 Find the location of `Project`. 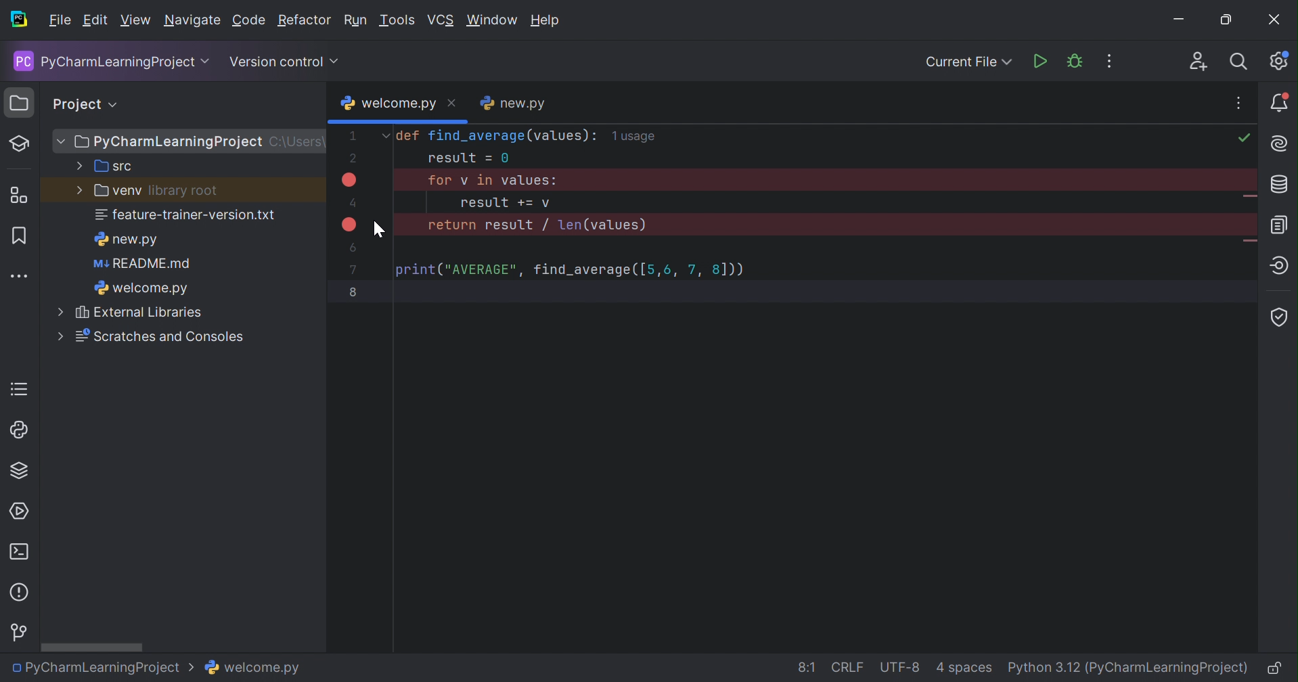

Project is located at coordinates (79, 104).